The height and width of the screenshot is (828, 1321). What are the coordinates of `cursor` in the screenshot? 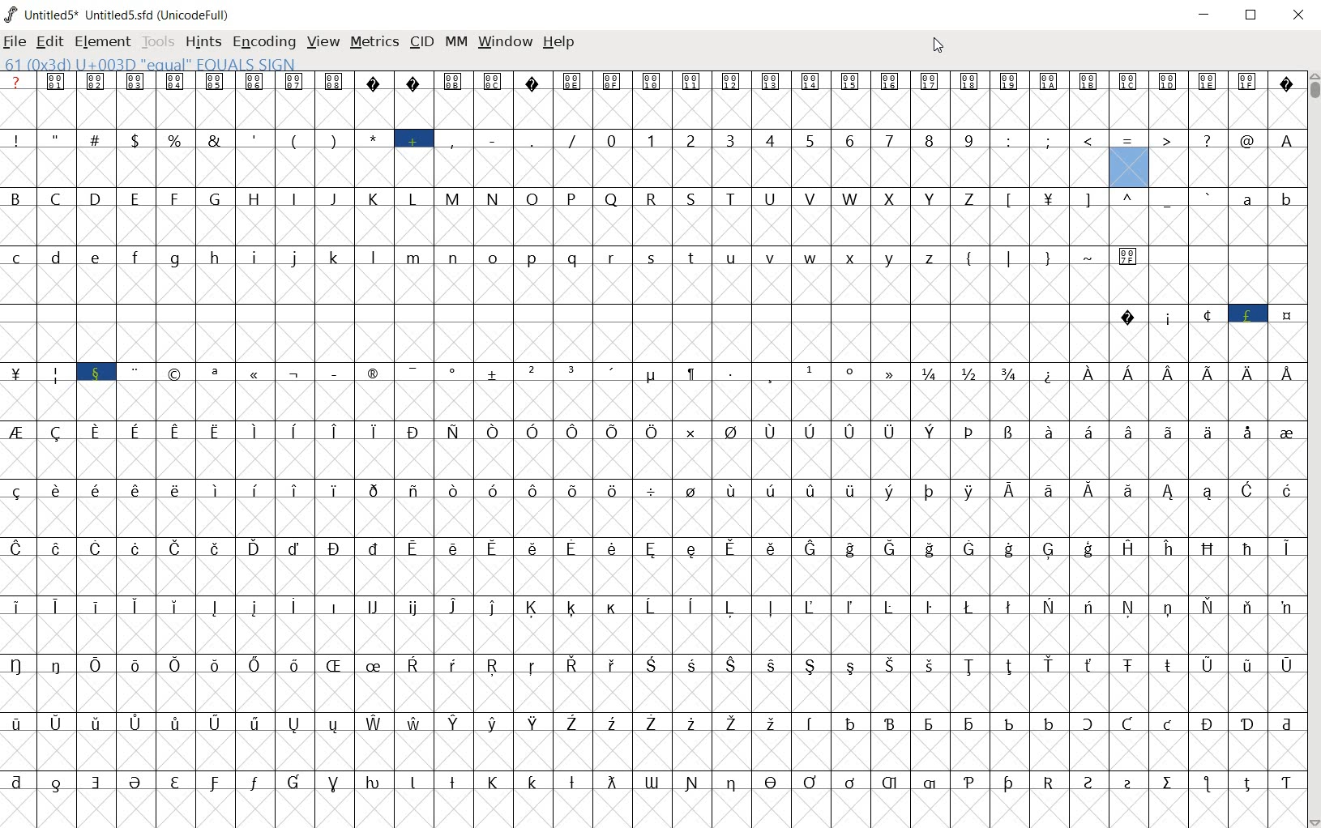 It's located at (938, 47).